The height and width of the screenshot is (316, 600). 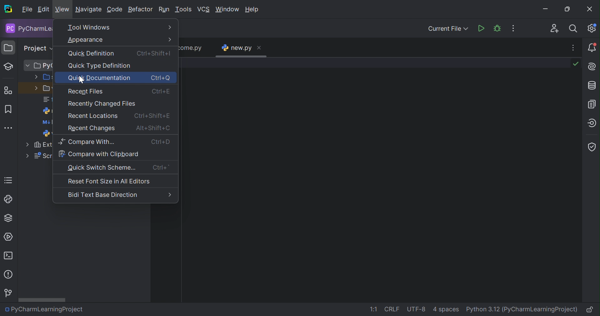 What do you see at coordinates (162, 78) in the screenshot?
I see `Ctrl+Q` at bounding box center [162, 78].